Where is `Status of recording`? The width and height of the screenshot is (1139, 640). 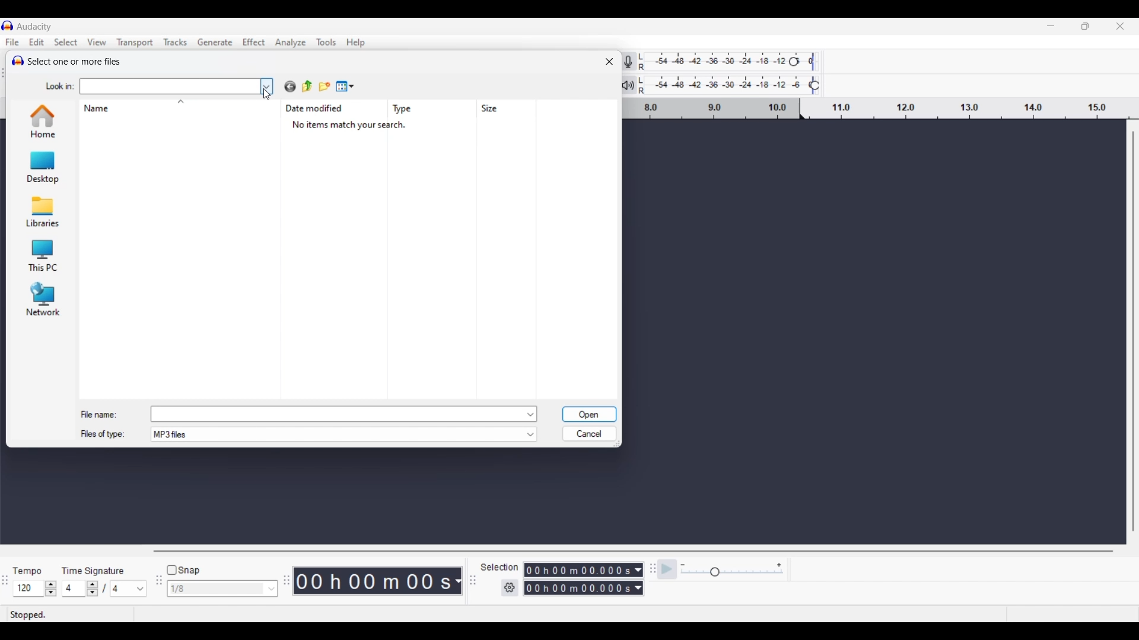 Status of recording is located at coordinates (56, 615).